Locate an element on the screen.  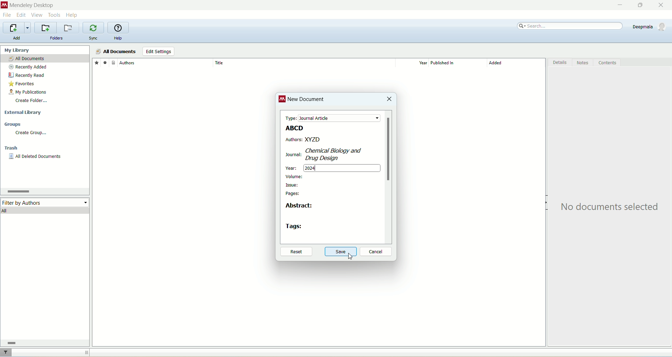
minimize is located at coordinates (618, 5).